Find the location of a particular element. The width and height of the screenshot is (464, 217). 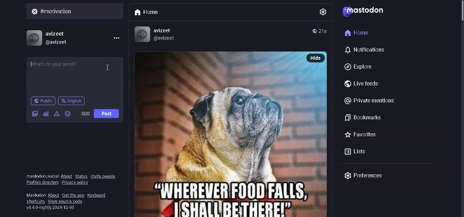

emojis is located at coordinates (68, 114).